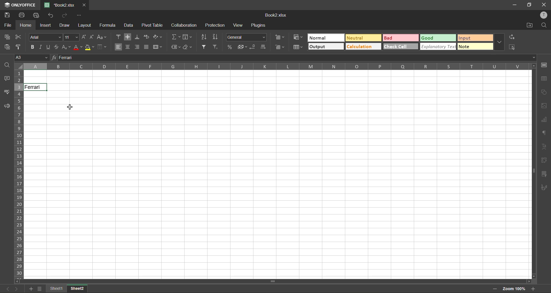 Image resolution: width=551 pixels, height=293 pixels. I want to click on font size, so click(72, 37).